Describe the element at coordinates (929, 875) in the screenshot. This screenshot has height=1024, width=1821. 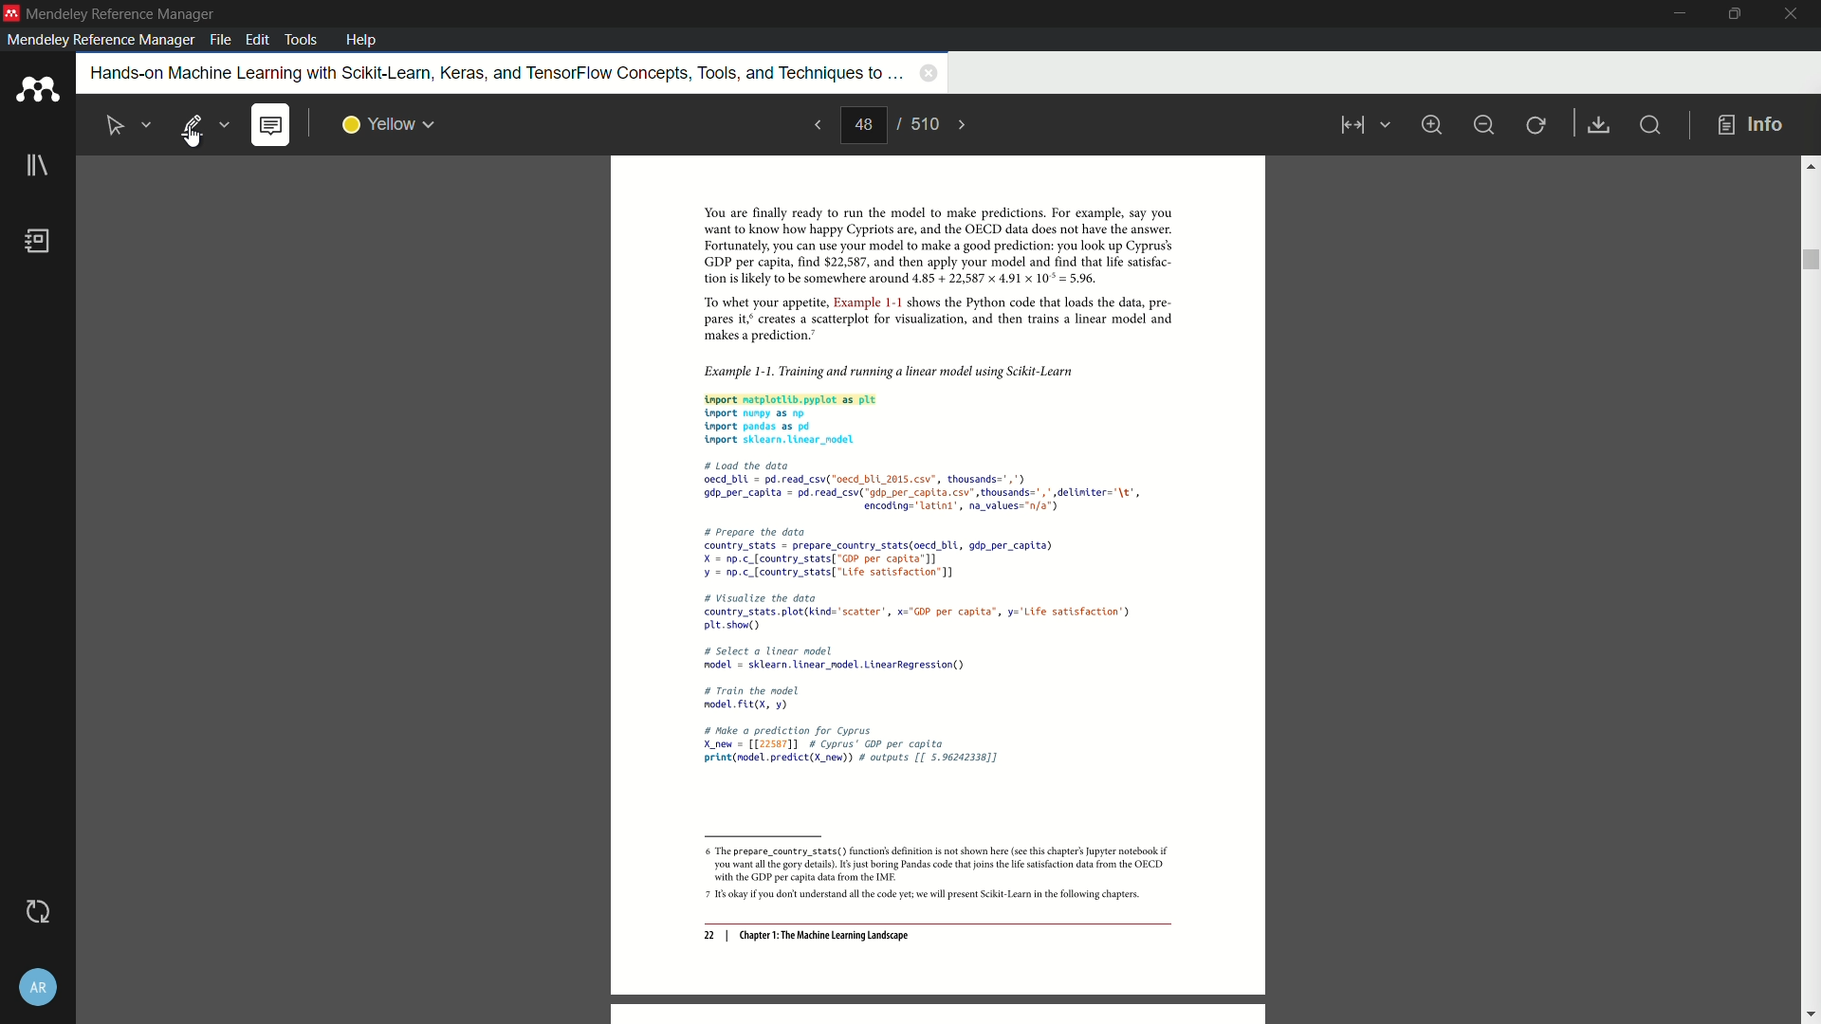
I see `6 The prepare_country_stats() function's definition is not shown here (see this chapter's Jupyter notebook if
‘you want al th gory details). 6s just boring Pandas code that joins th ie satisfaction data from the OECD
‘with the GDP per capita dta from the IMF:

7 1s okay you dont understand all the code yet we will present Scikit-Lear inthe following chapters.` at that location.